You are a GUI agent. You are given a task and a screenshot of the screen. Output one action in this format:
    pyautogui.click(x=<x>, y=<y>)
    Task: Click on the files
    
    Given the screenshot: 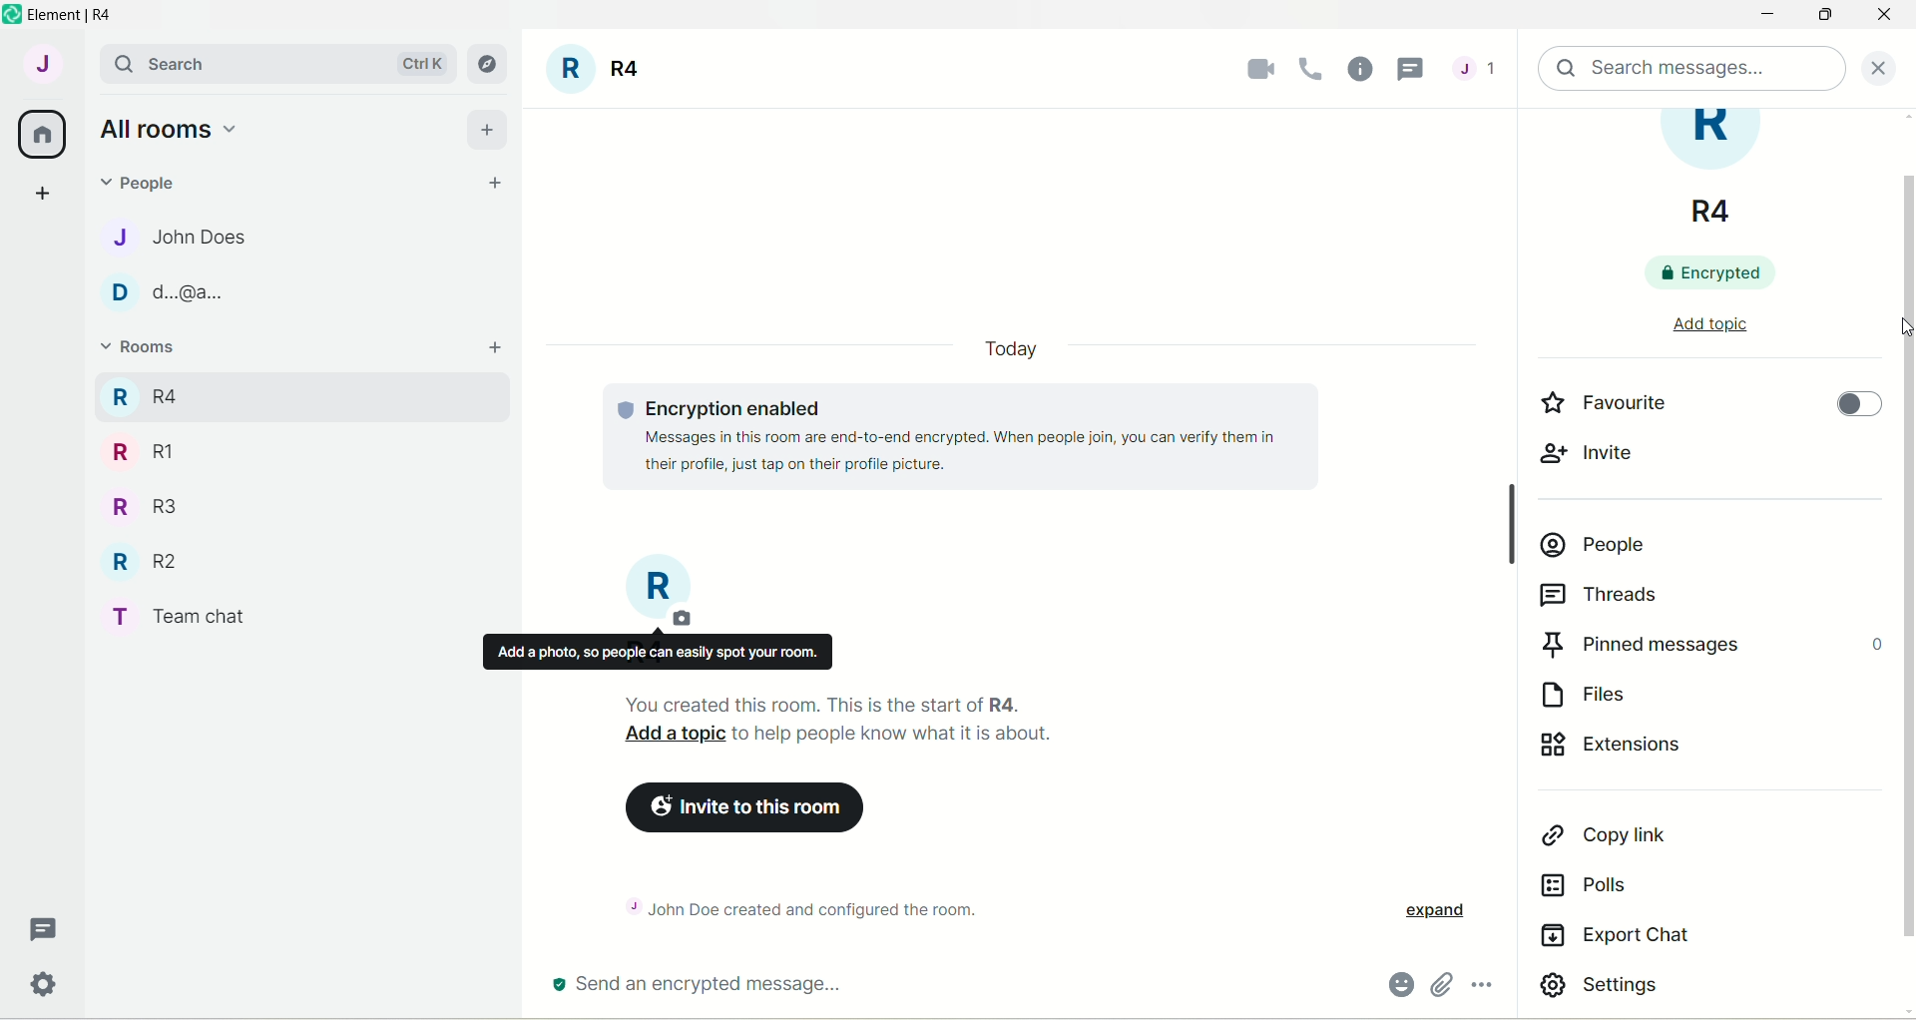 What is the action you would take?
    pyautogui.click(x=1600, y=691)
    